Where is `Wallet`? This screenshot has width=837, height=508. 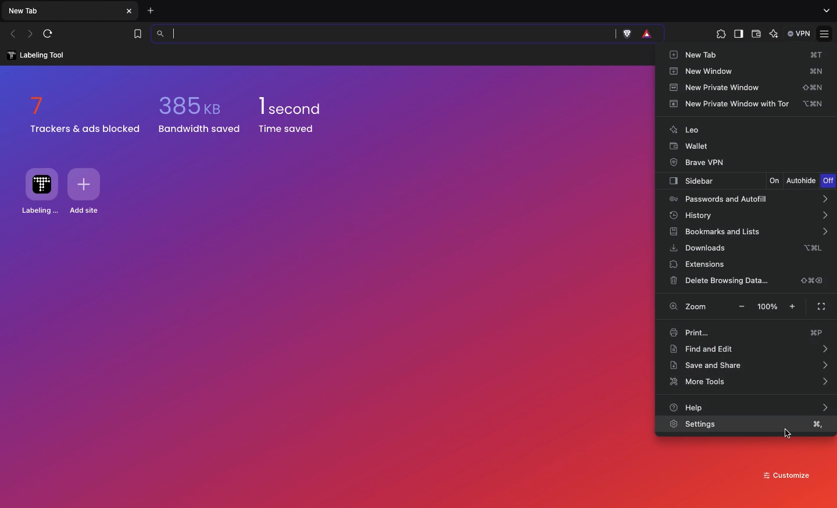
Wallet is located at coordinates (691, 147).